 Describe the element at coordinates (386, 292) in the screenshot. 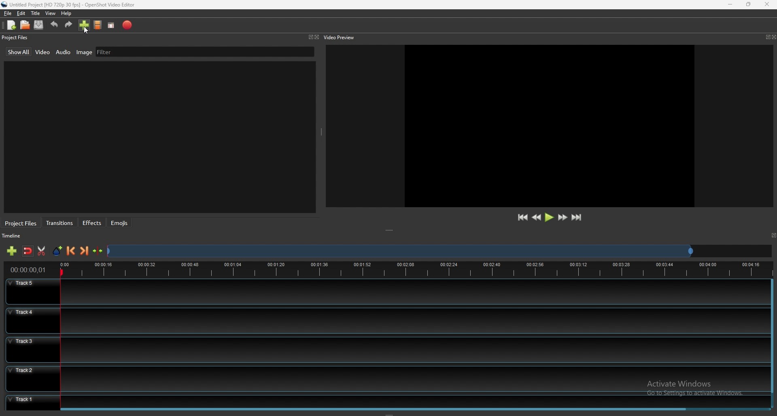

I see `track 5` at that location.